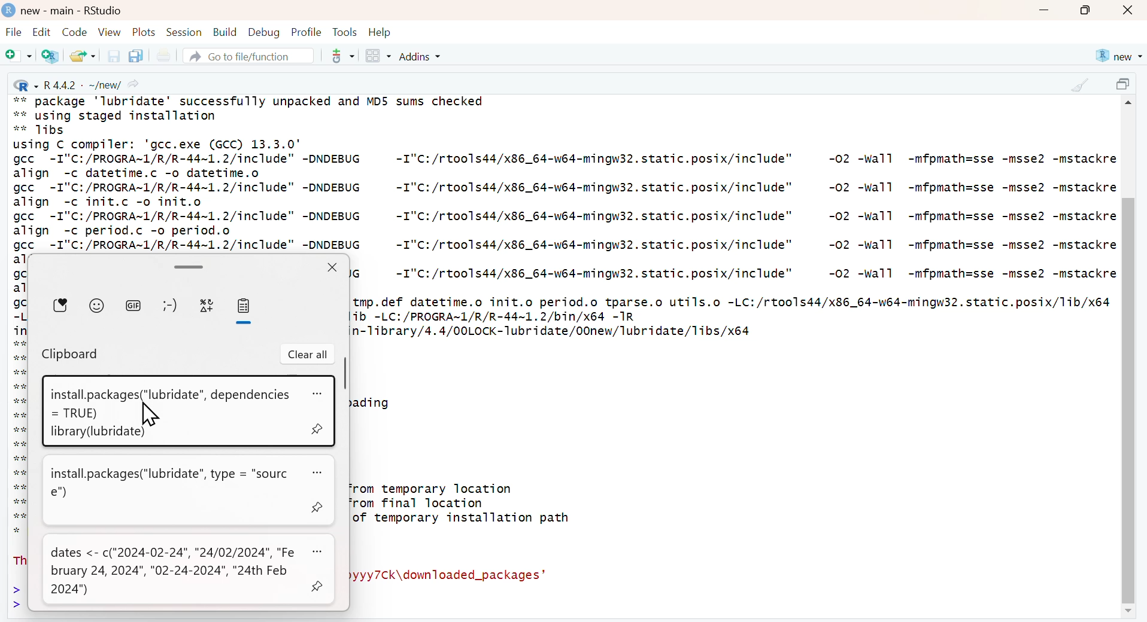 This screenshot has height=622, width=1147. I want to click on scroll bar, so click(1127, 400).